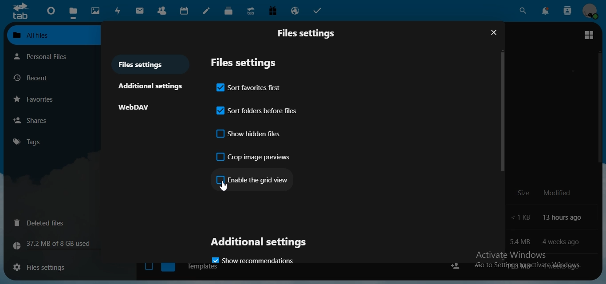 This screenshot has width=606, height=284. Describe the element at coordinates (184, 10) in the screenshot. I see `calendar` at that location.